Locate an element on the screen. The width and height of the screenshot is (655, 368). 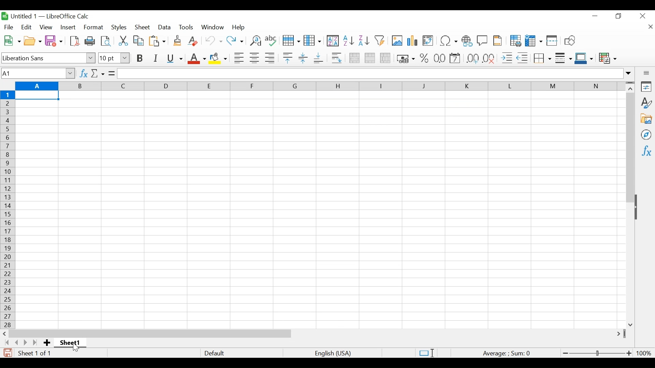
Format Percent is located at coordinates (424, 59).